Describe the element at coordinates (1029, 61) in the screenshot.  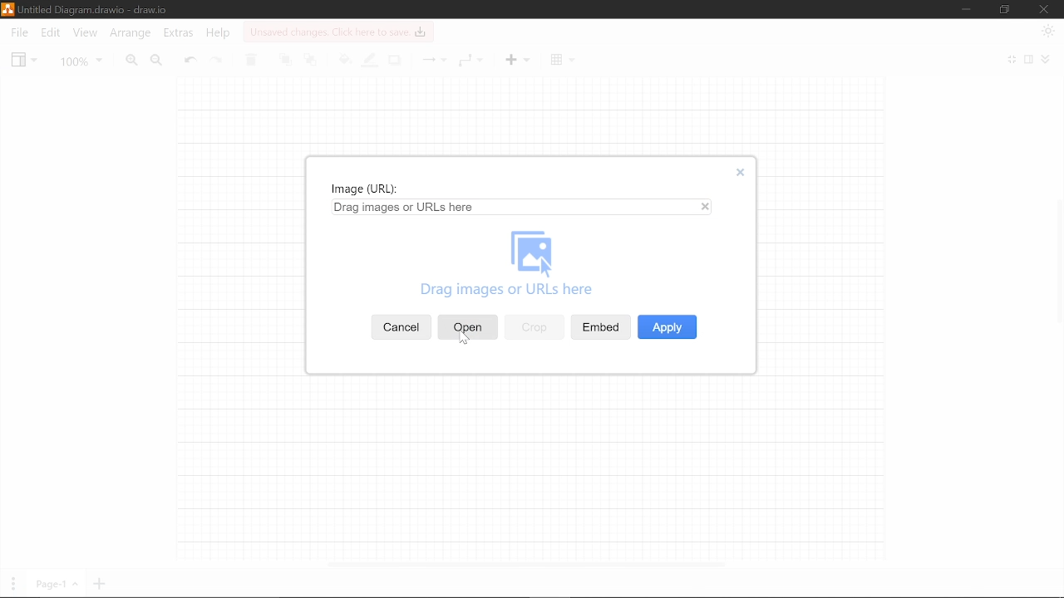
I see `Format` at that location.